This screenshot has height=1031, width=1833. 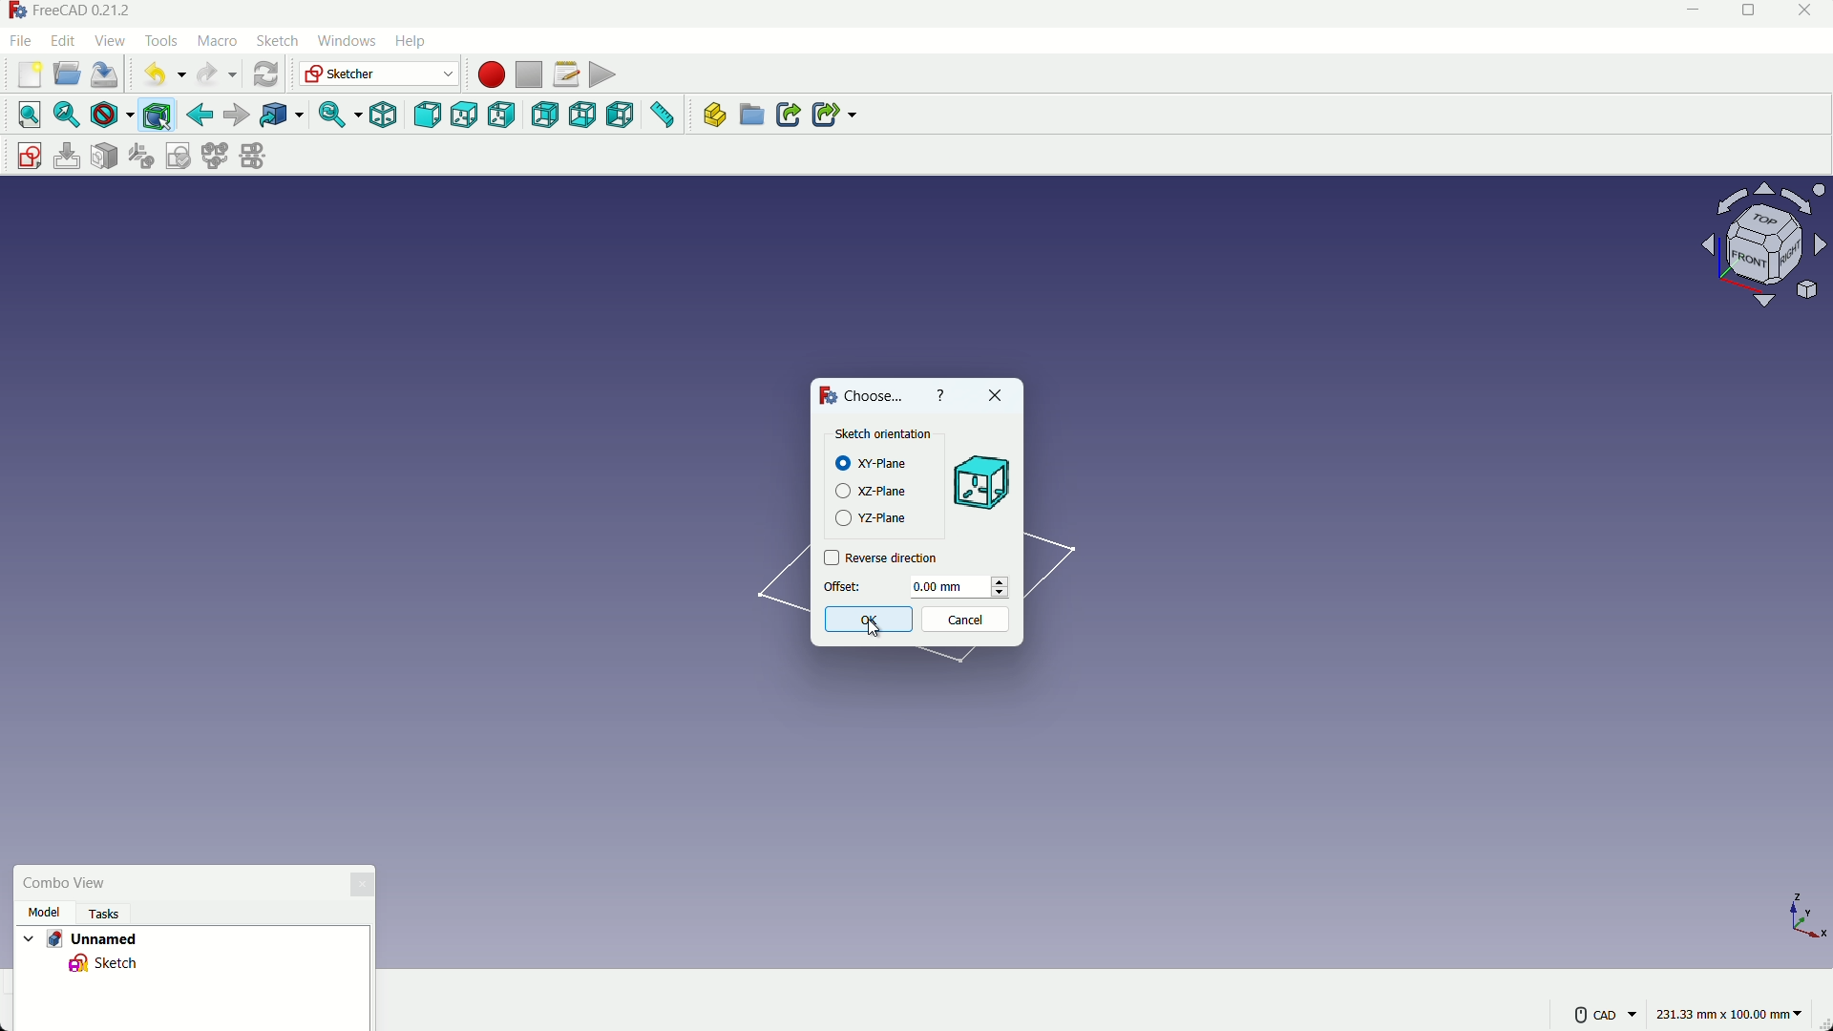 What do you see at coordinates (346, 41) in the screenshot?
I see `windows menu` at bounding box center [346, 41].